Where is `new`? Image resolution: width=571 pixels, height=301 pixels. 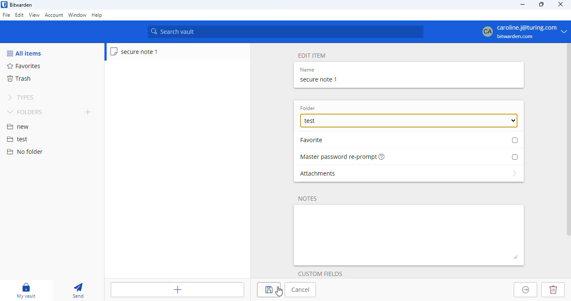 new is located at coordinates (18, 127).